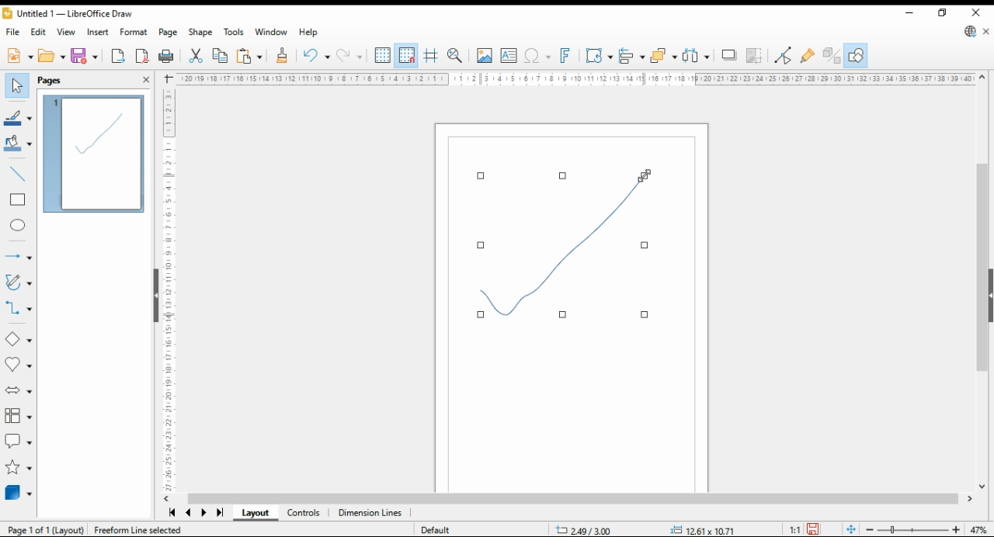 This screenshot has height=537, width=994. What do you see at coordinates (632, 56) in the screenshot?
I see `align objects` at bounding box center [632, 56].